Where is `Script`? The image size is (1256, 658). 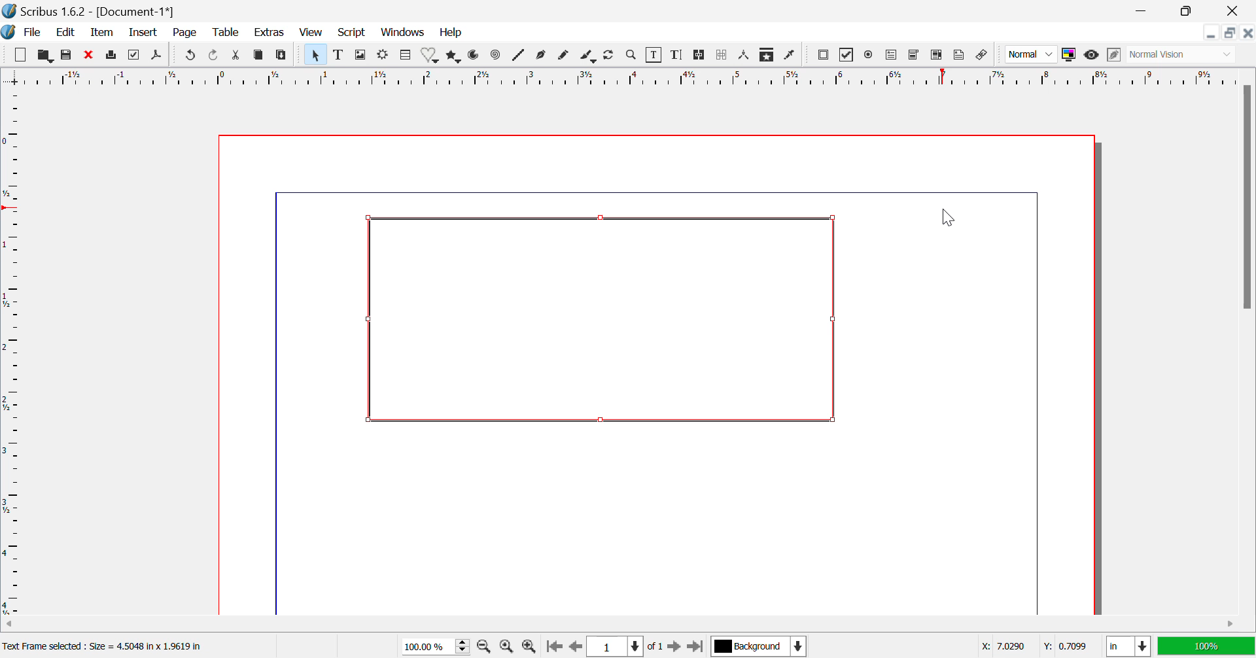 Script is located at coordinates (351, 33).